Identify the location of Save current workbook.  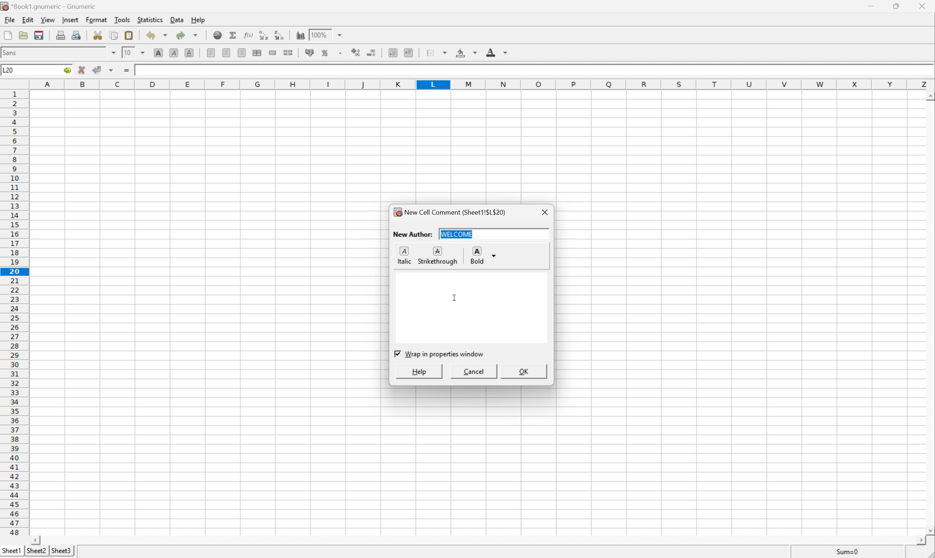
(40, 35).